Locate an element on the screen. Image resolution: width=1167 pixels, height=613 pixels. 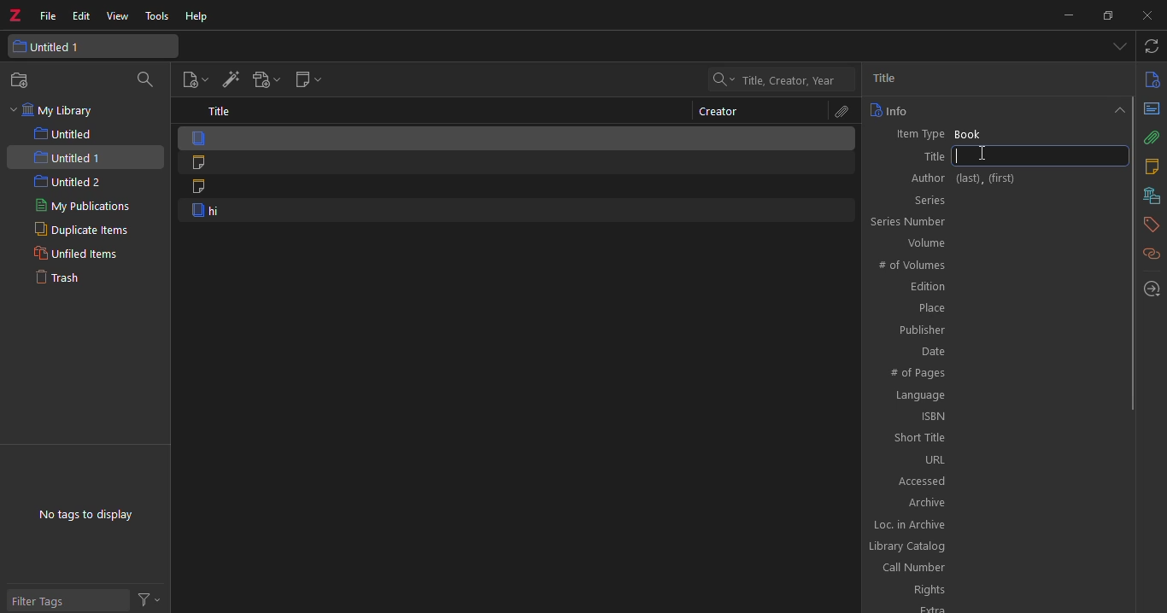
series is located at coordinates (992, 199).